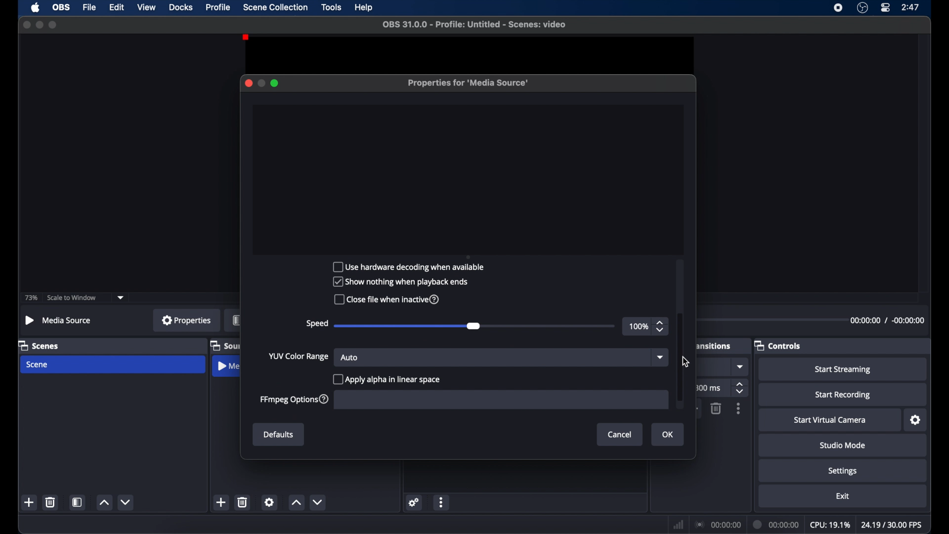 The image size is (949, 534). I want to click on Show nothing when playback ends, so click(403, 283).